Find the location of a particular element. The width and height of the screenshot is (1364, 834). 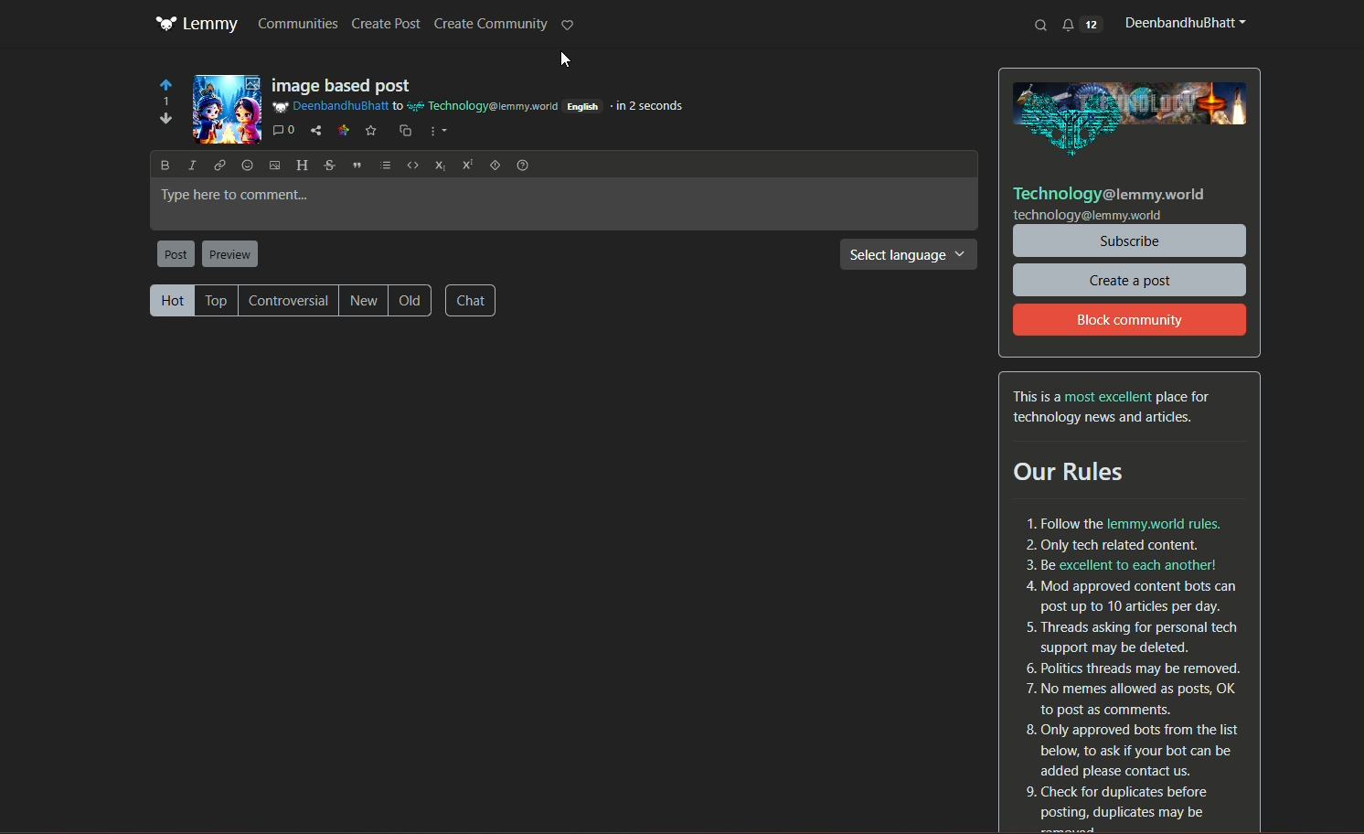

copy is located at coordinates (402, 129).